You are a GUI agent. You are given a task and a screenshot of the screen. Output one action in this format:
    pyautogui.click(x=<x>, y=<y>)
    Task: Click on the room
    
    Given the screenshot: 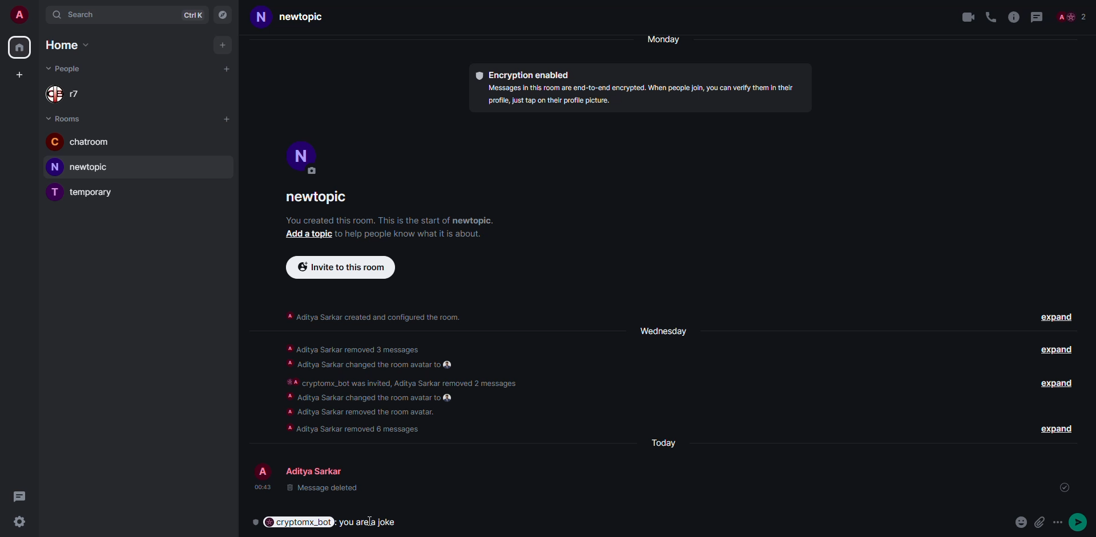 What is the action you would take?
    pyautogui.click(x=84, y=192)
    